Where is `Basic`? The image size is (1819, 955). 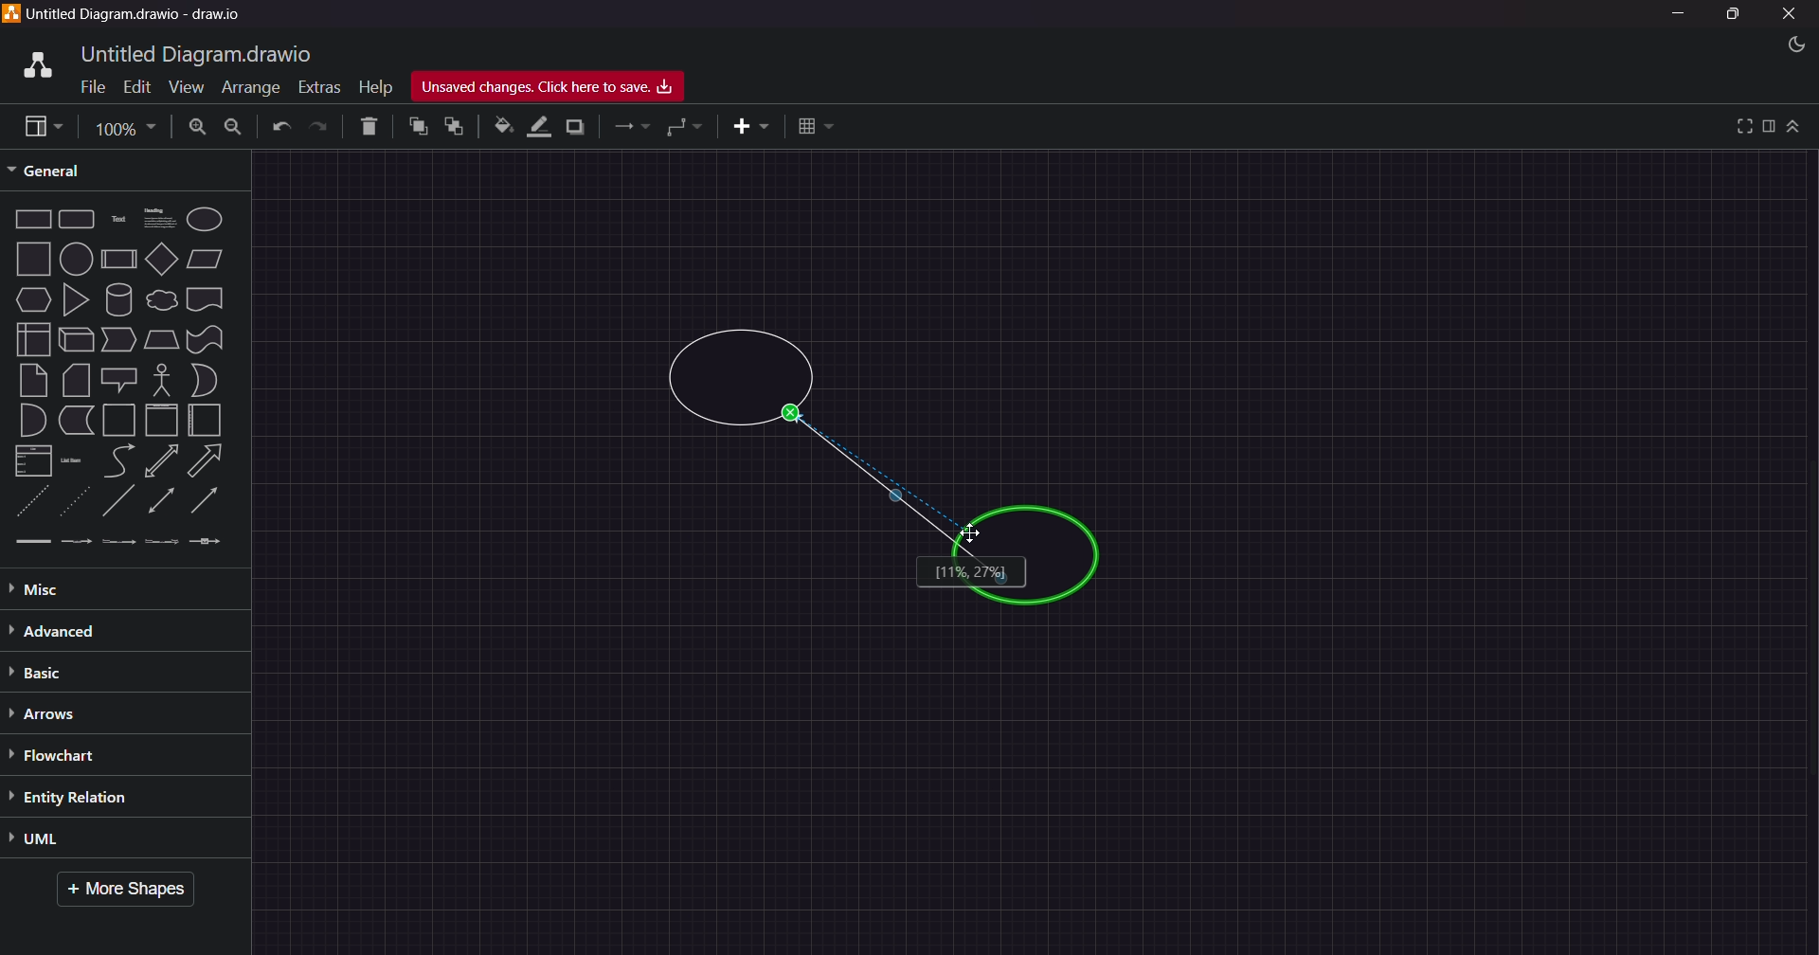 Basic is located at coordinates (51, 673).